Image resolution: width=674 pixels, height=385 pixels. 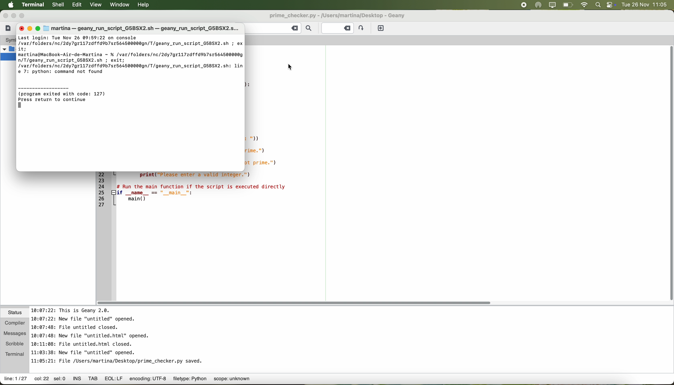 What do you see at coordinates (8, 28) in the screenshot?
I see `create a new file` at bounding box center [8, 28].